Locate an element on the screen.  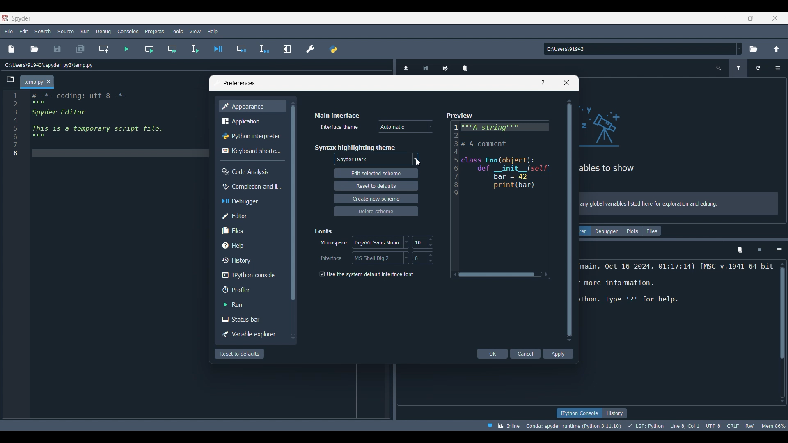
Show interface in a smaller tab is located at coordinates (751, 18).